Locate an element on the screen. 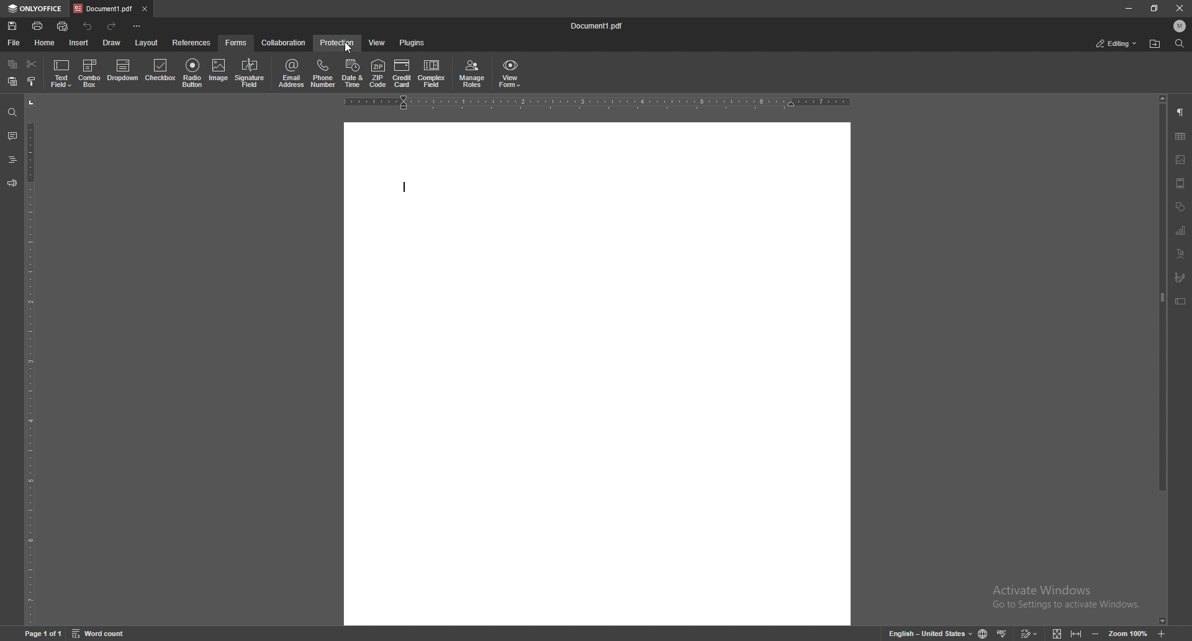 Image resolution: width=1192 pixels, height=641 pixels. print is located at coordinates (38, 26).